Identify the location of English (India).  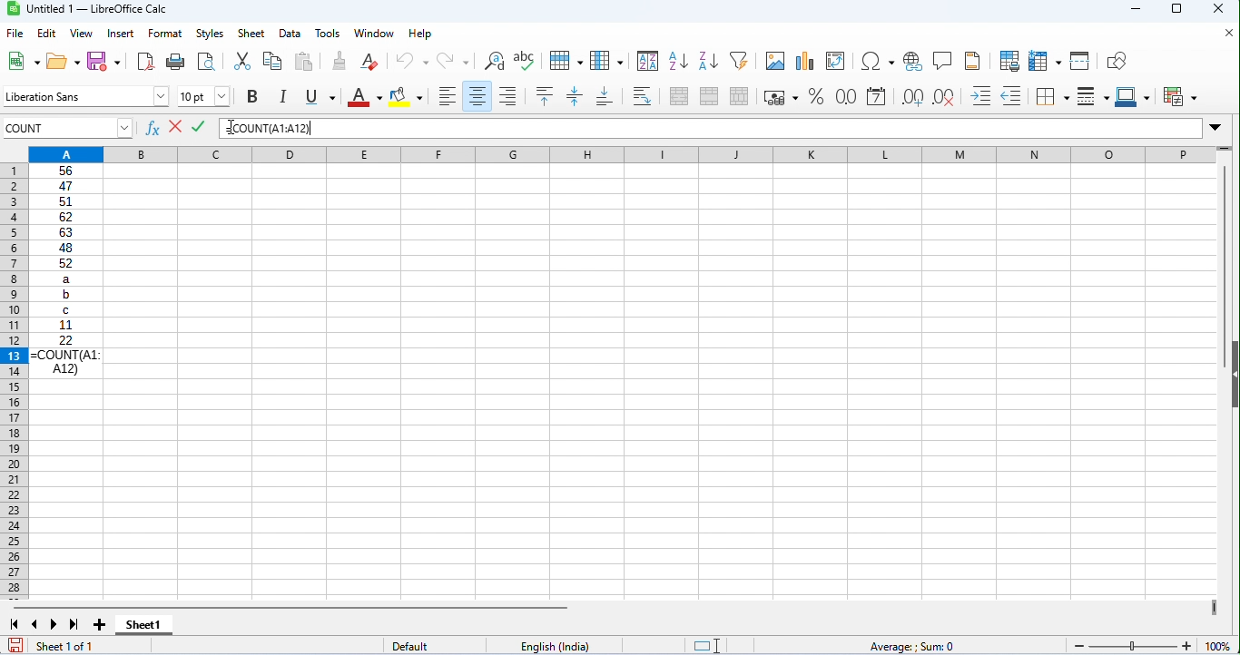
(555, 646).